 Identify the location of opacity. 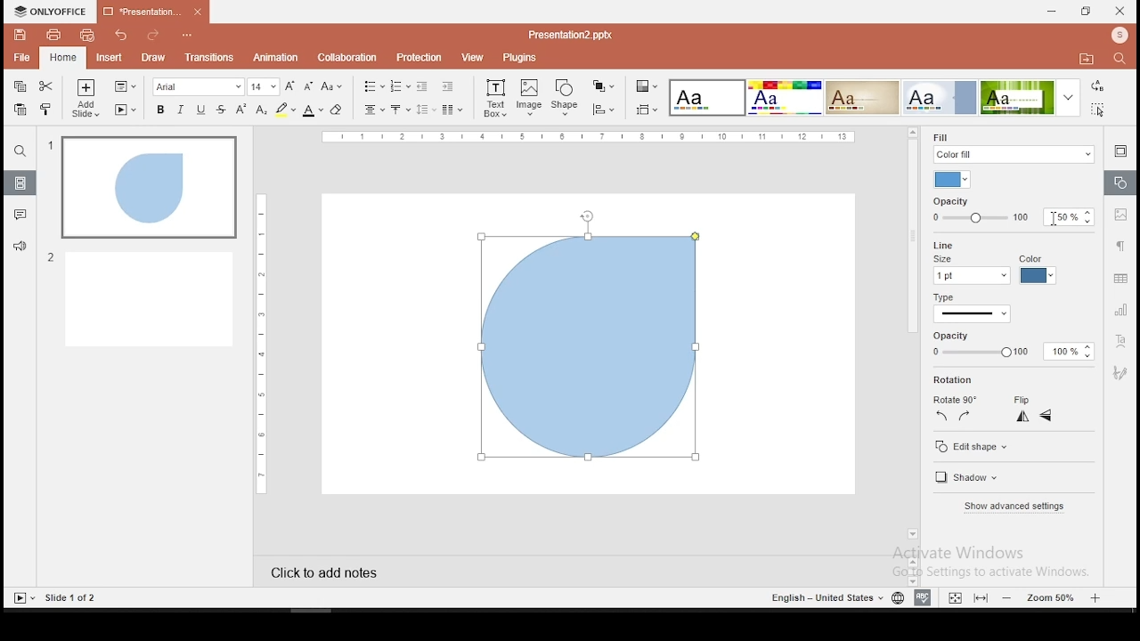
(1012, 210).